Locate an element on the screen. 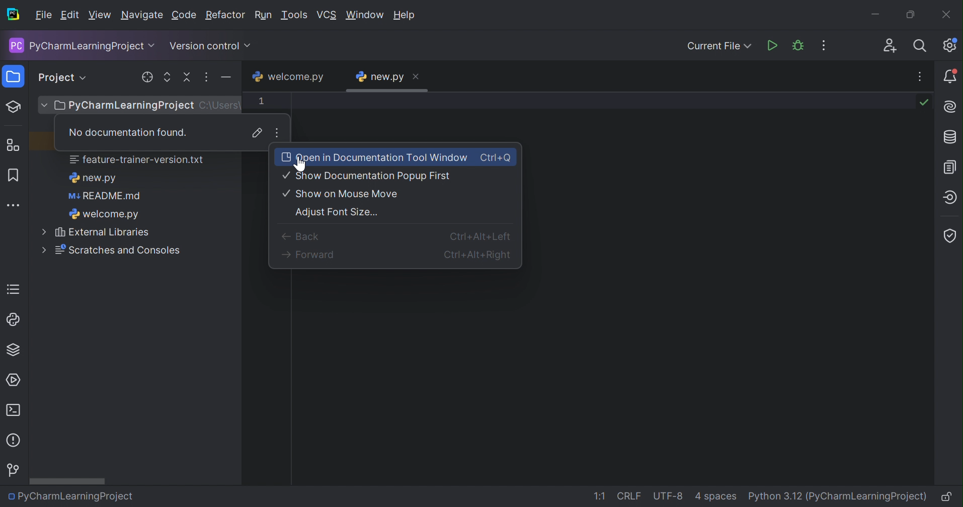  Coverage is located at coordinates (950, 236).